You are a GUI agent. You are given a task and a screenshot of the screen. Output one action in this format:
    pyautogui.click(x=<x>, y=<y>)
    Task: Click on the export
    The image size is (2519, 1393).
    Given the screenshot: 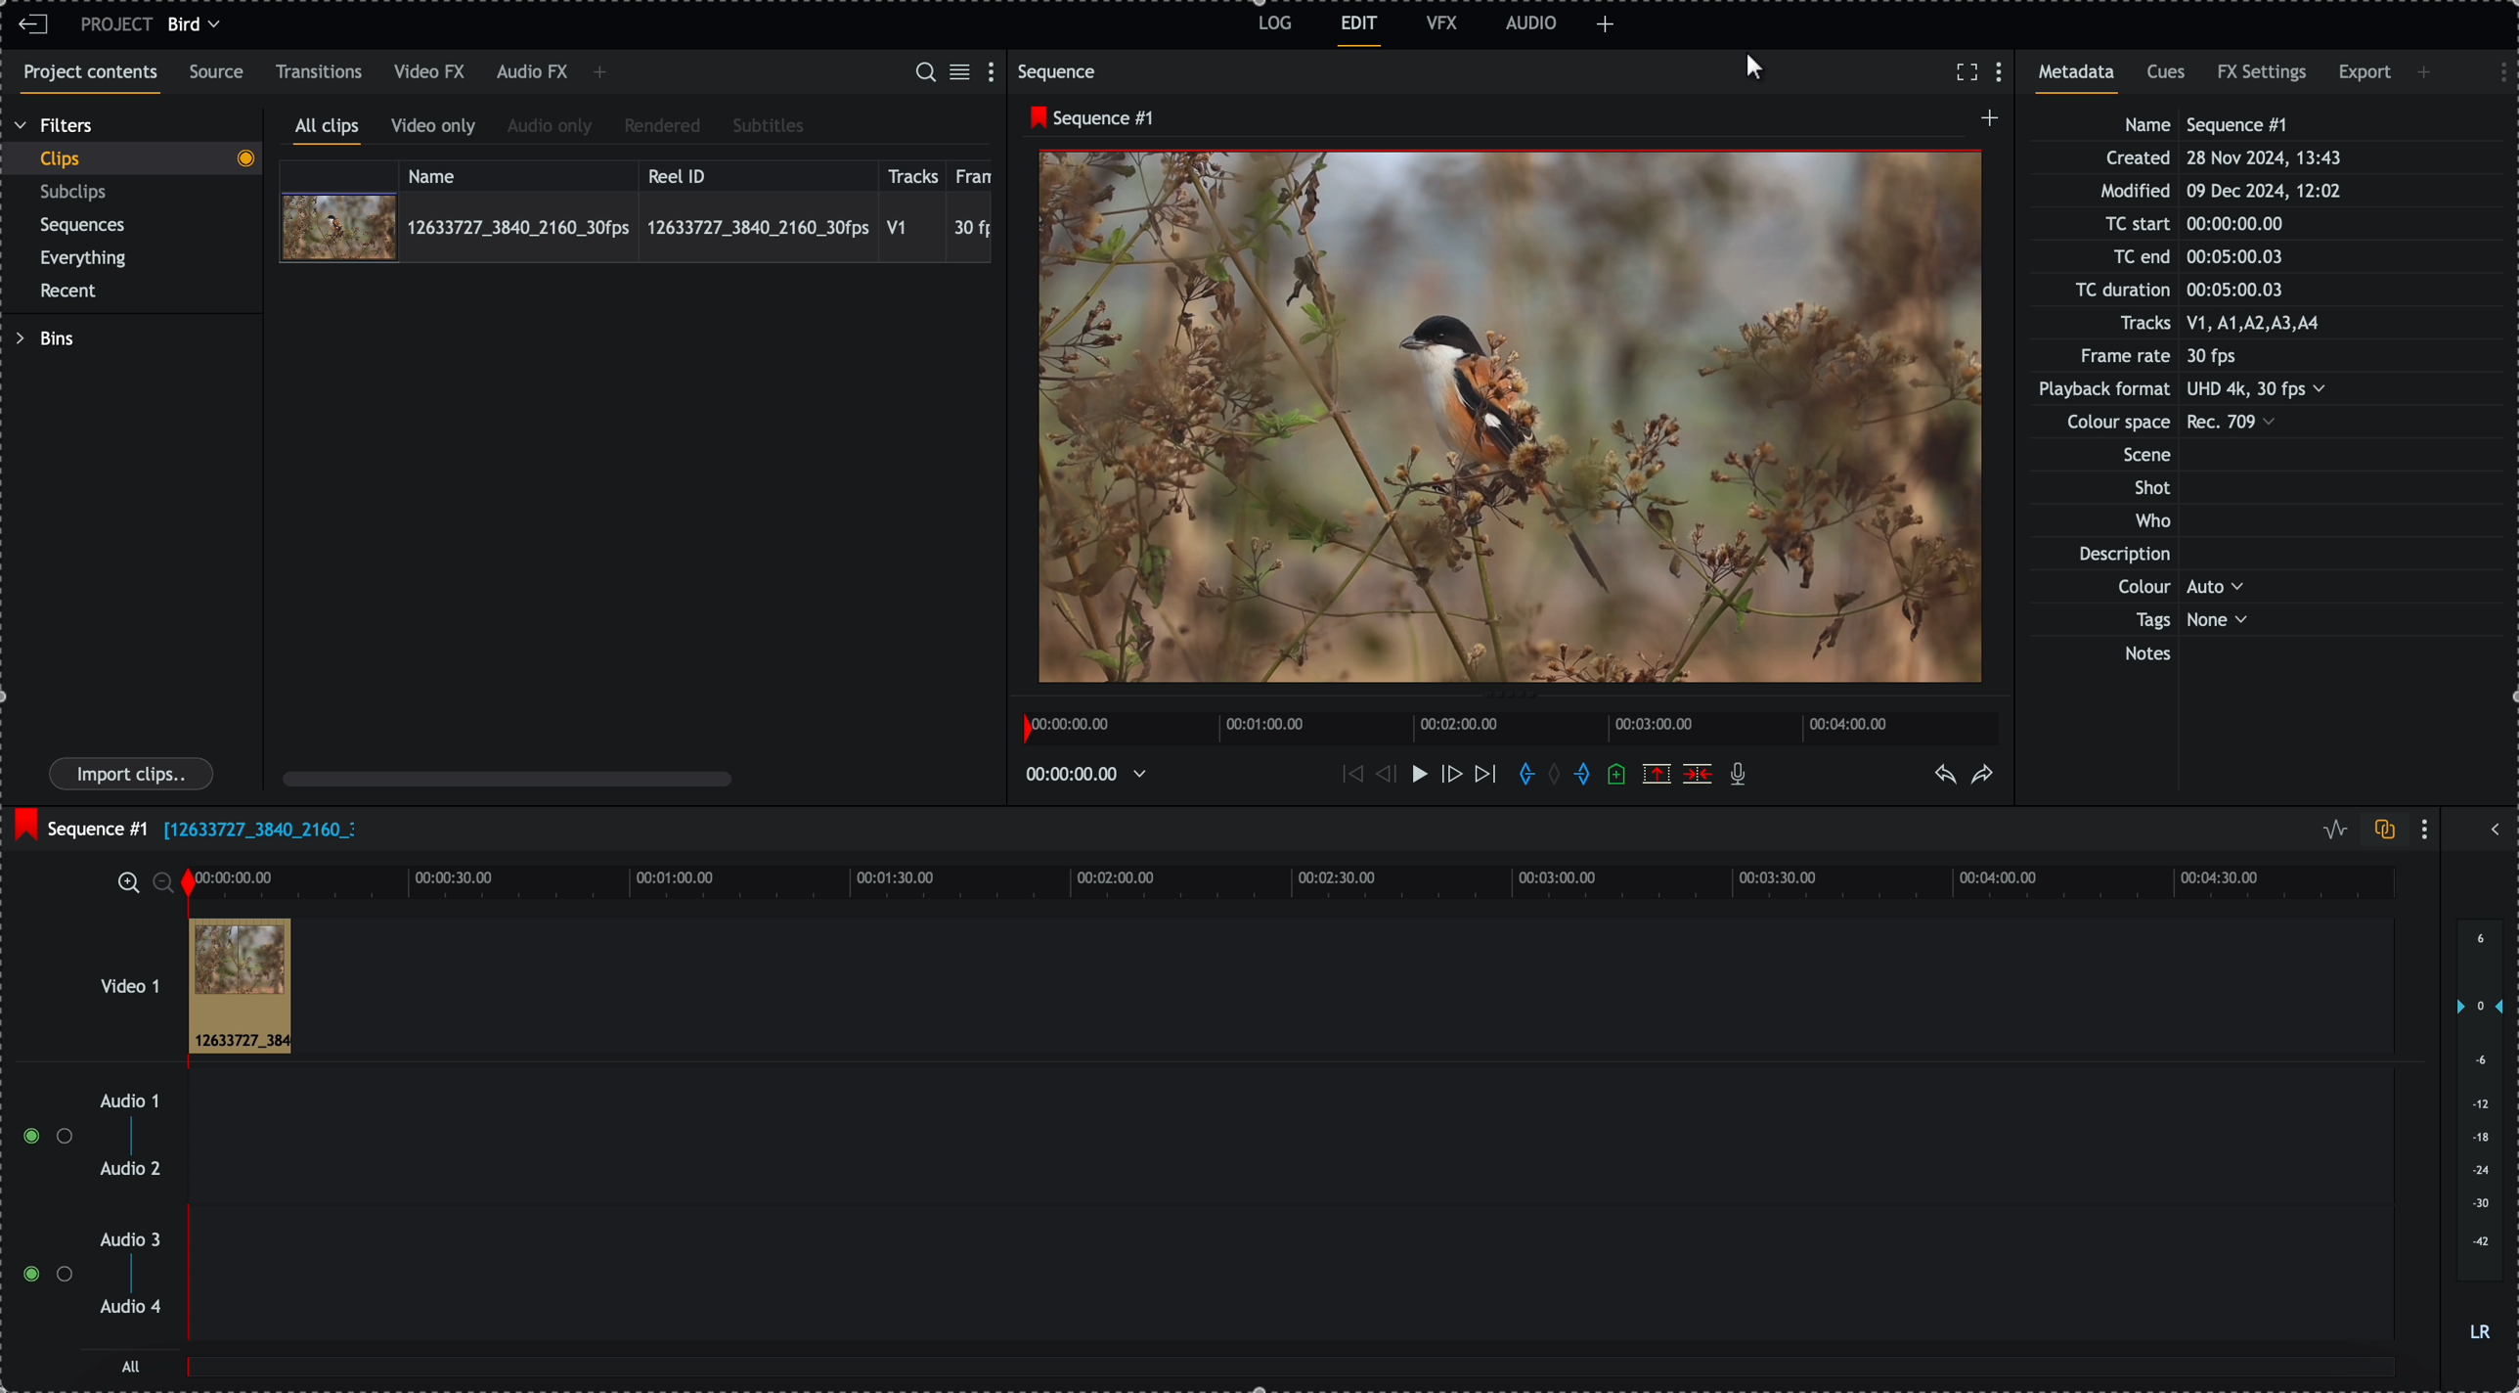 What is the action you would take?
    pyautogui.click(x=2364, y=76)
    